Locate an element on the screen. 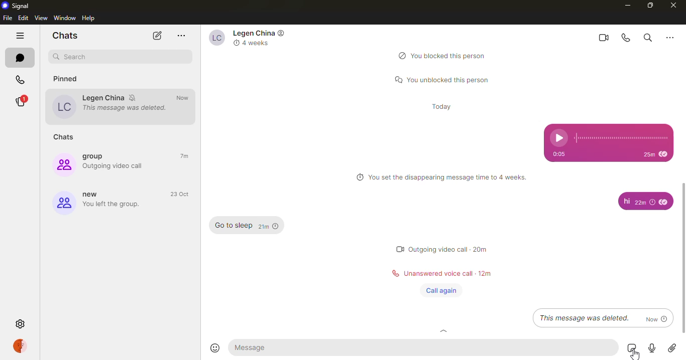  search is located at coordinates (74, 57).